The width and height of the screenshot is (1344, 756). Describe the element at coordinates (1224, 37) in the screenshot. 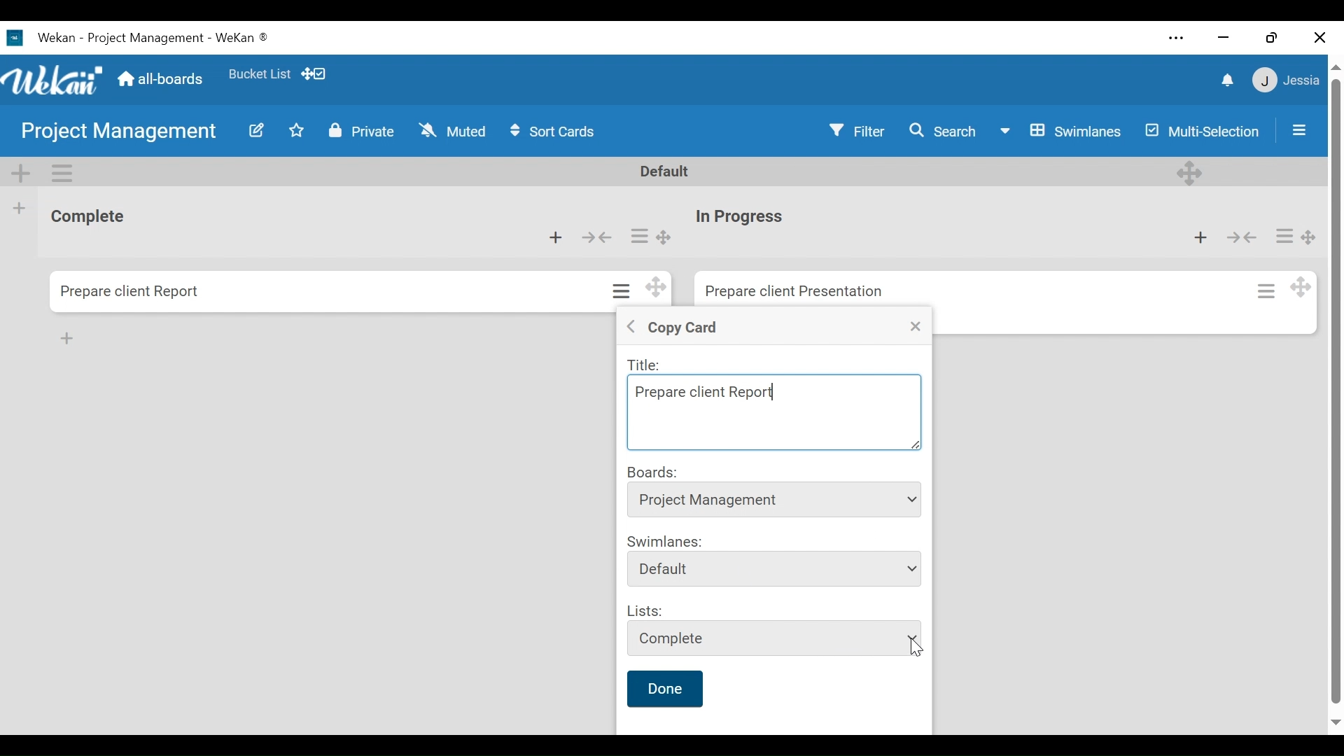

I see `minimize` at that location.